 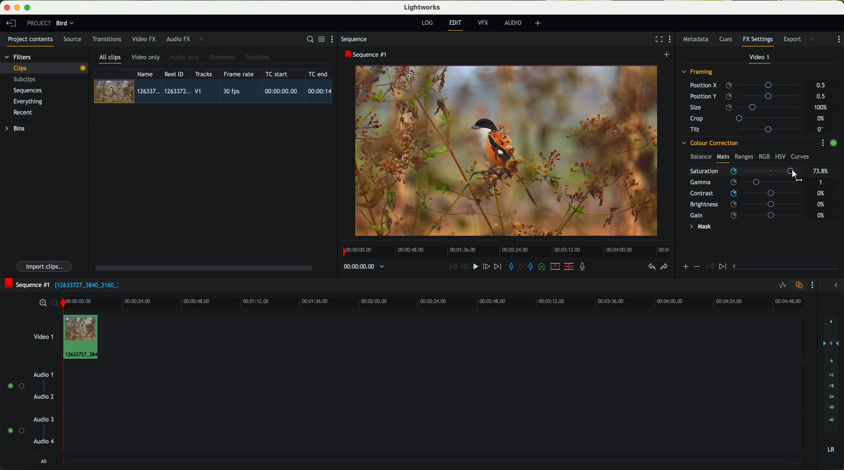 What do you see at coordinates (509, 151) in the screenshot?
I see `video preview` at bounding box center [509, 151].